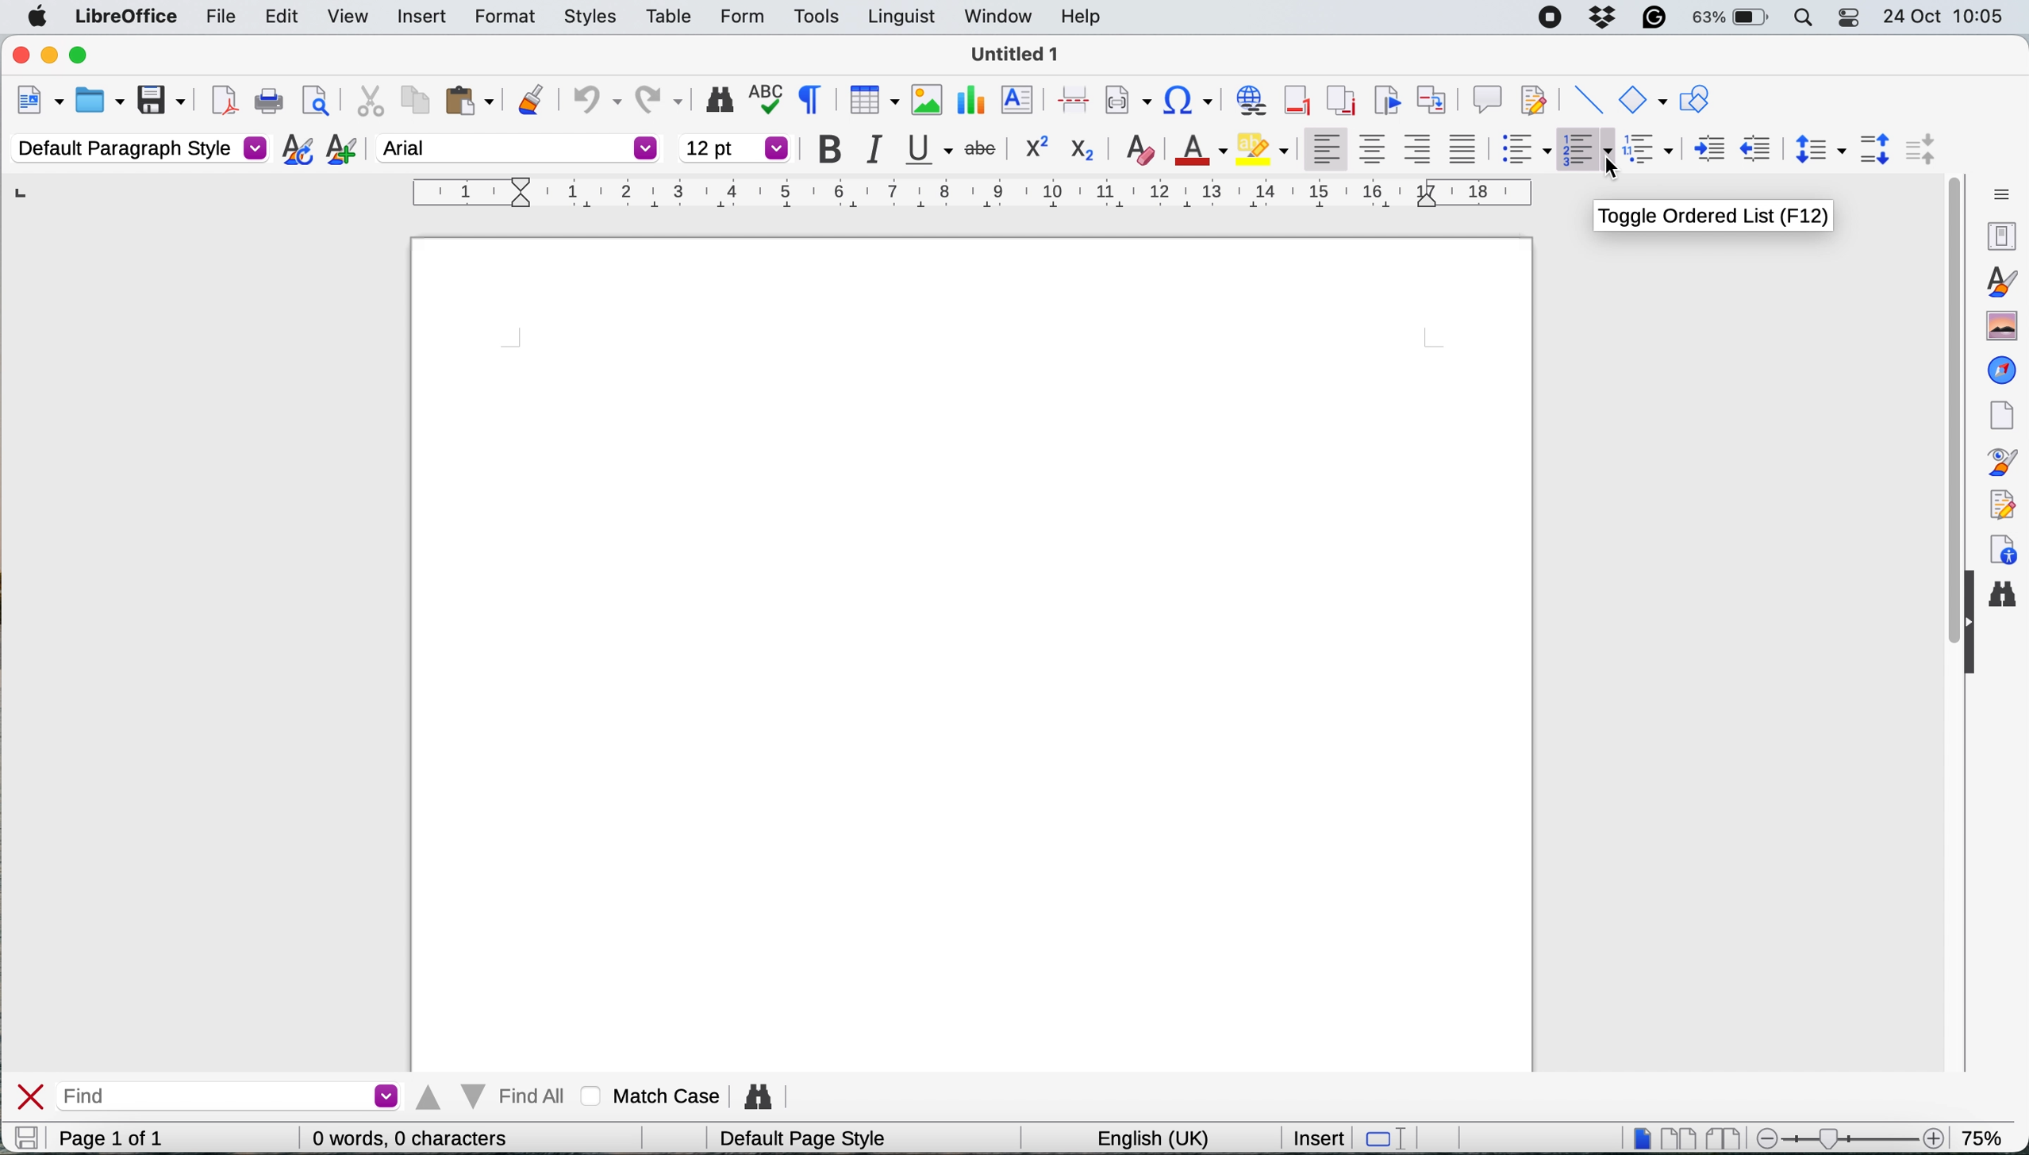  Describe the element at coordinates (1015, 55) in the screenshot. I see `Untitled 1` at that location.